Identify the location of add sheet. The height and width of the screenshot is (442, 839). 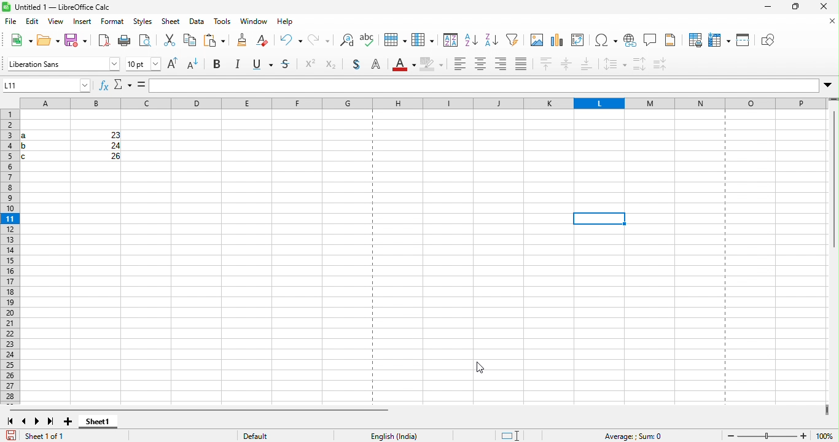
(69, 418).